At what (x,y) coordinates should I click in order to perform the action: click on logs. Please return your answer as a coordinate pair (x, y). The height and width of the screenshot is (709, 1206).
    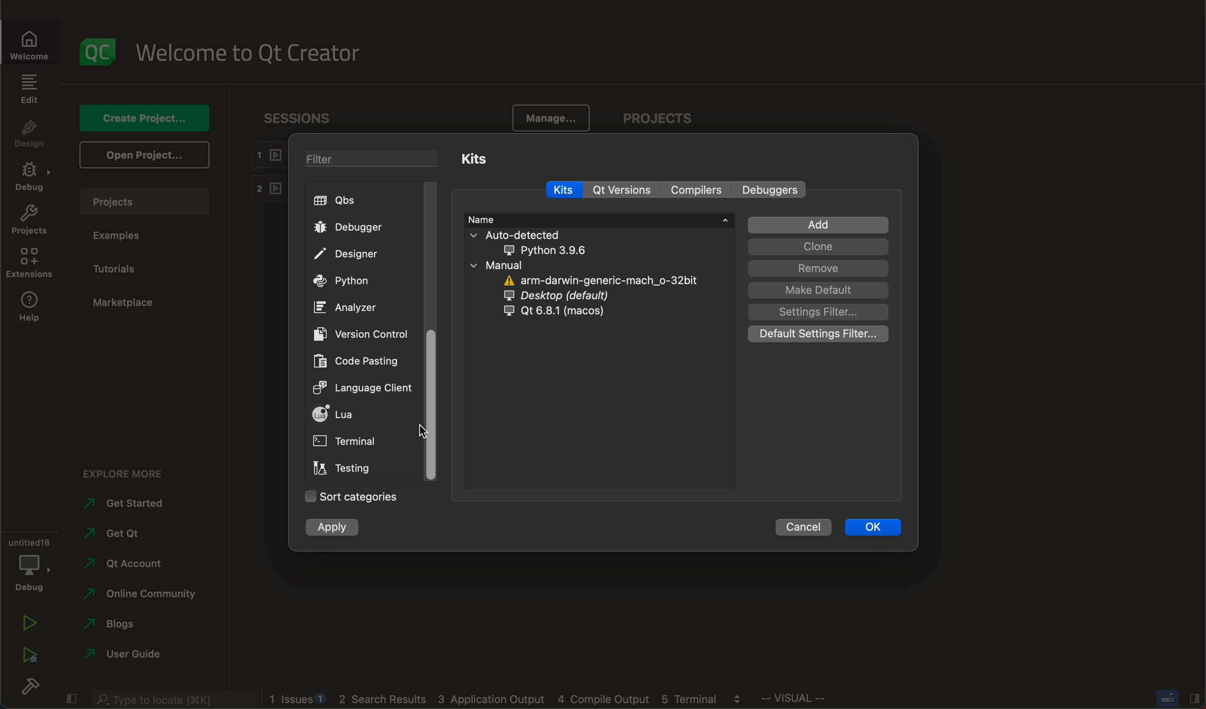
    Looking at the image, I should click on (511, 701).